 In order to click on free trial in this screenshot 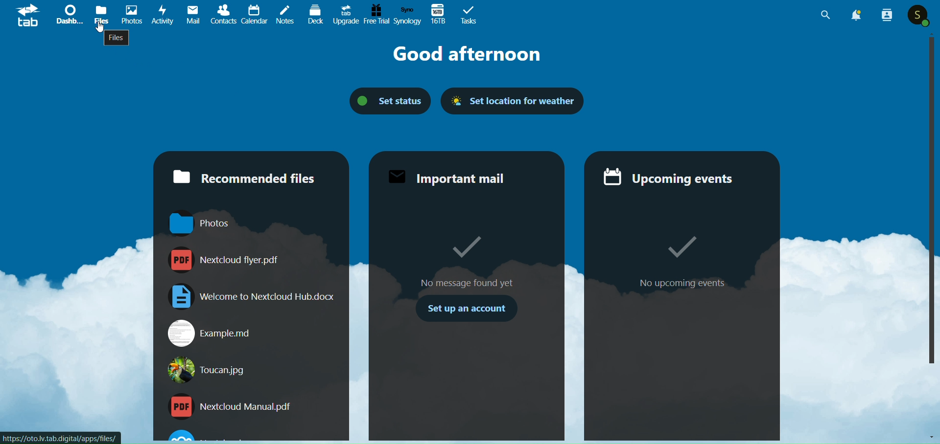, I will do `click(376, 15)`.